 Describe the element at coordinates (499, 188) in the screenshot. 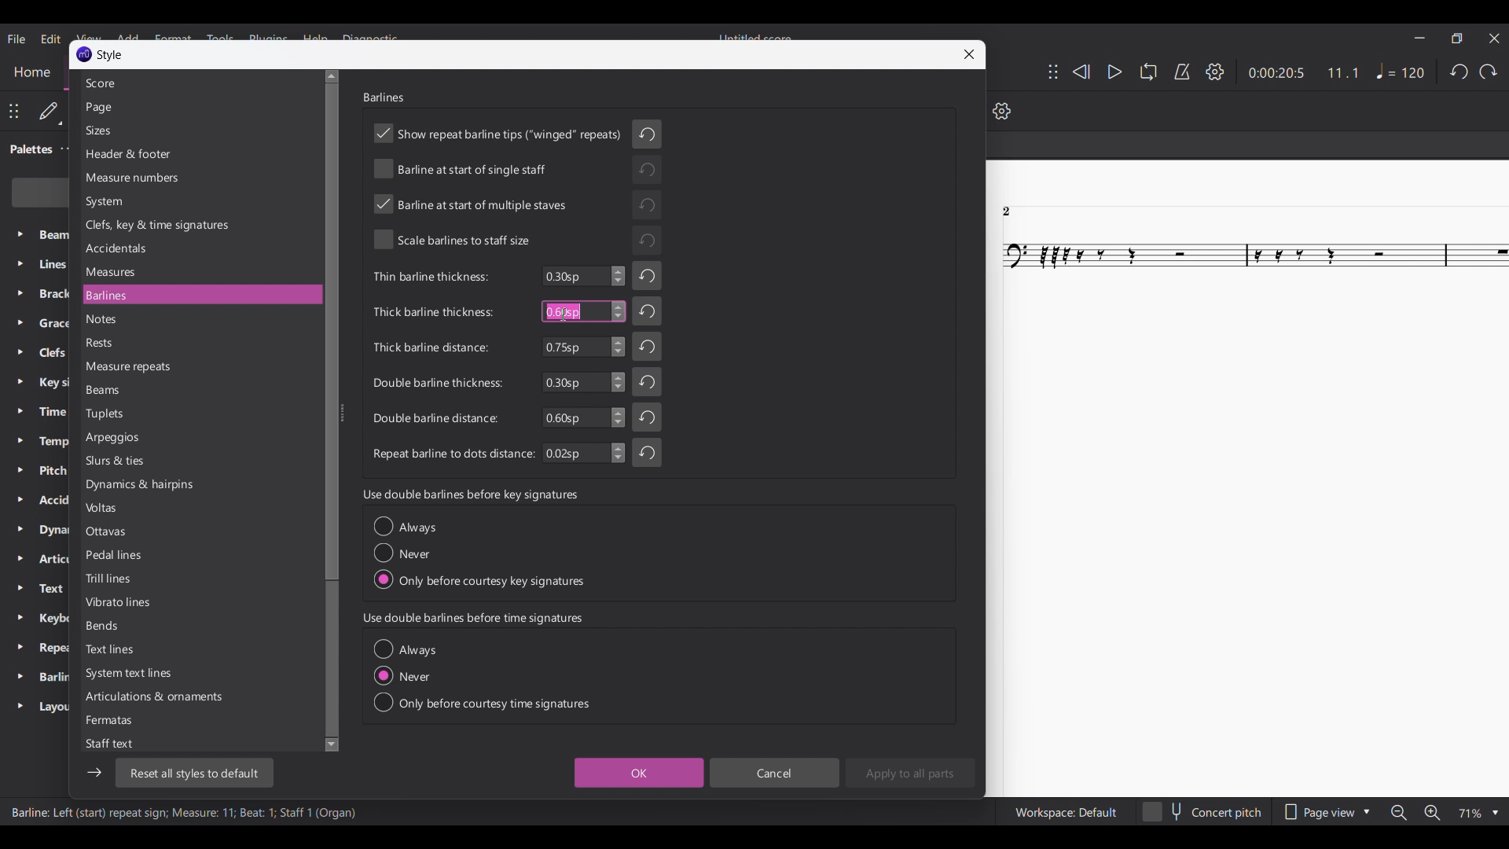

I see `Indicates toggle on/off` at that location.